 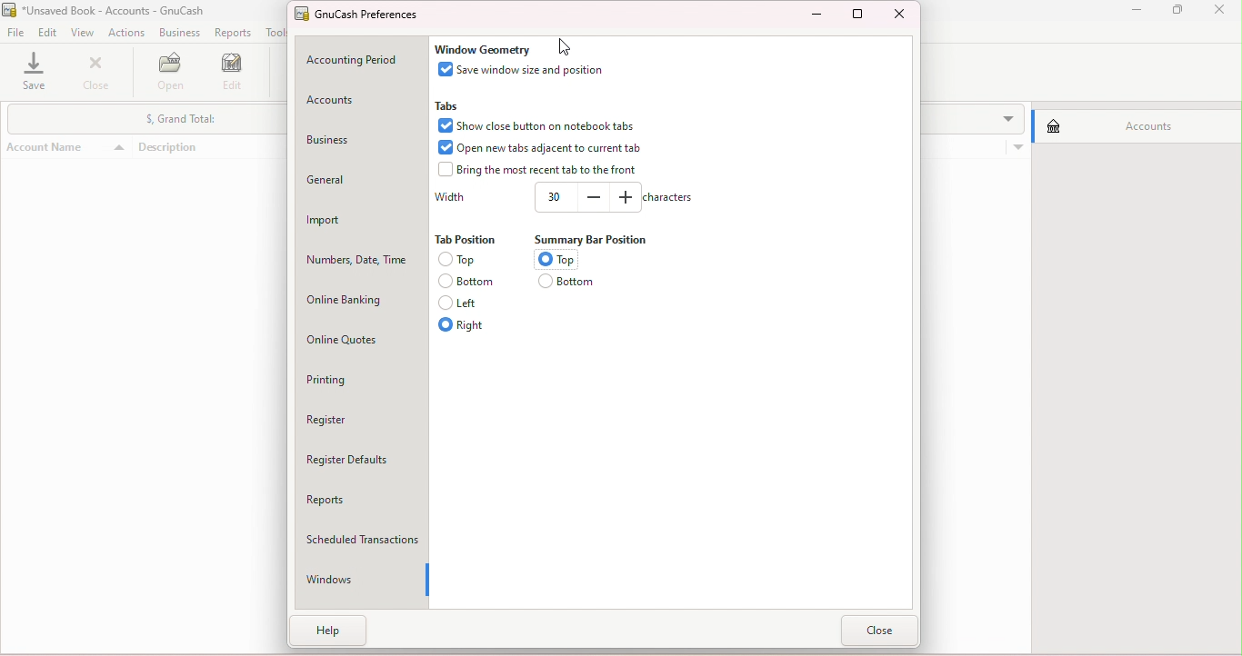 What do you see at coordinates (472, 325) in the screenshot?
I see `Right` at bounding box center [472, 325].